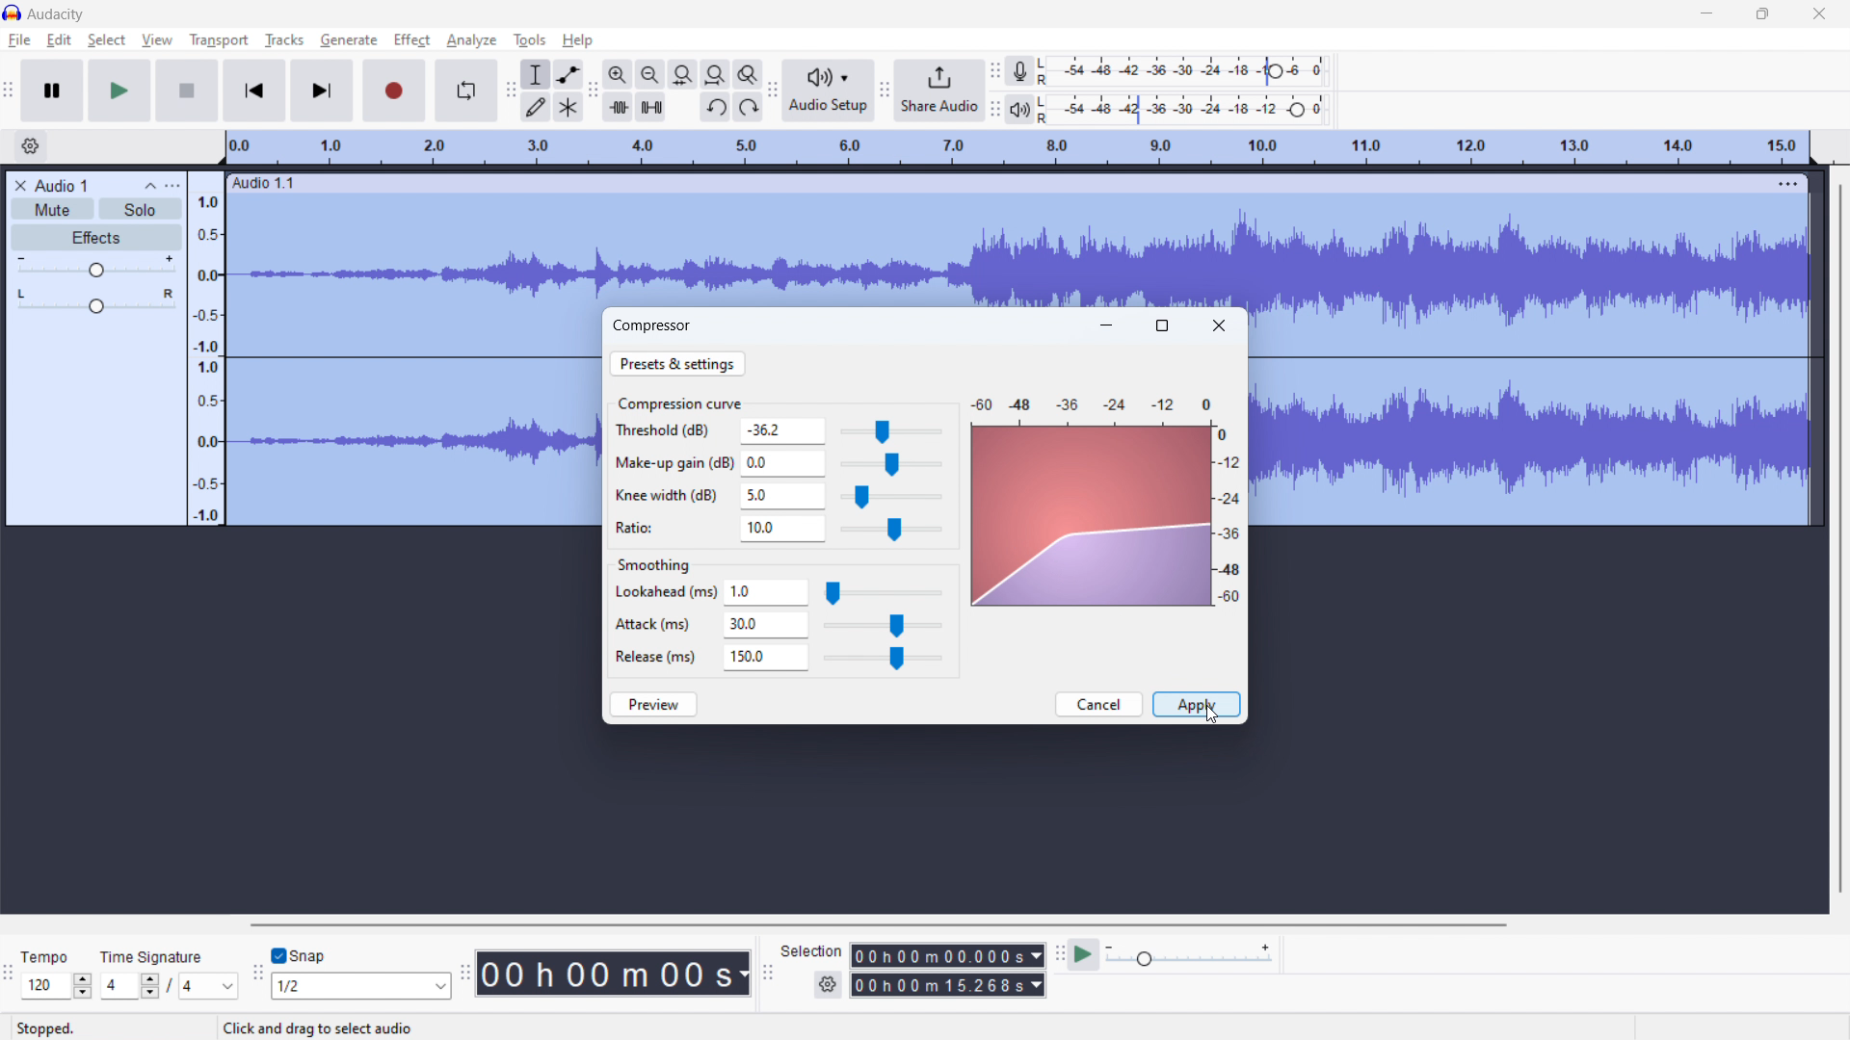  I want to click on thresh hold slider (sliding down) , so click(889, 431).